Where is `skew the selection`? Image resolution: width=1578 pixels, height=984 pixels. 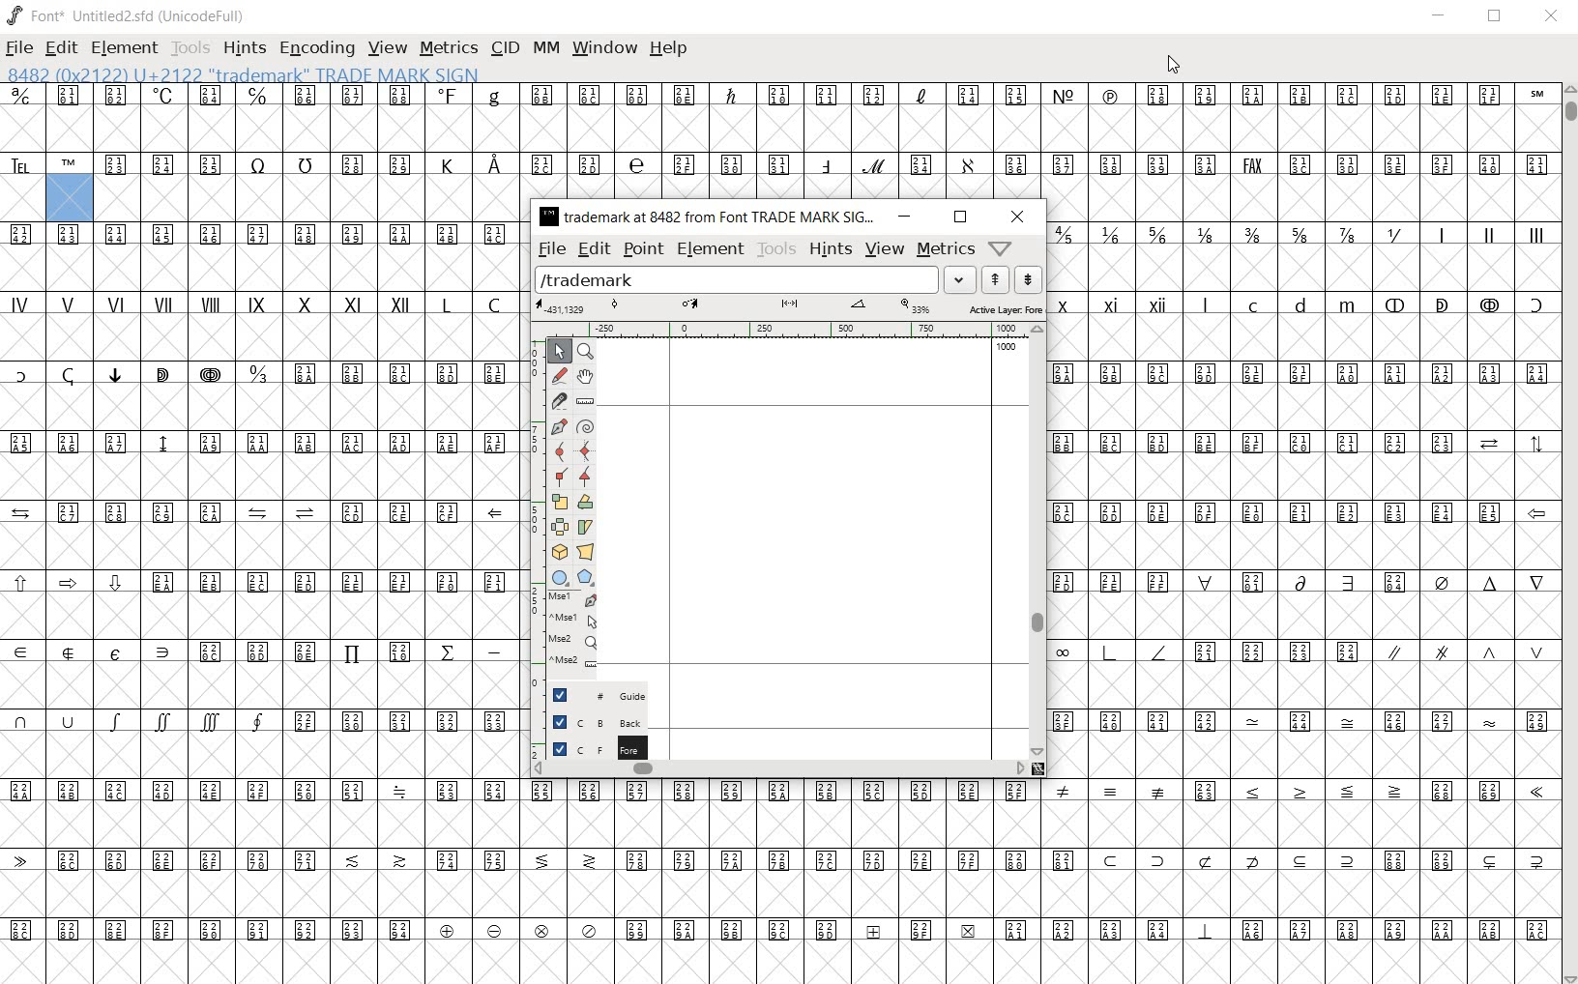
skew the selection is located at coordinates (588, 527).